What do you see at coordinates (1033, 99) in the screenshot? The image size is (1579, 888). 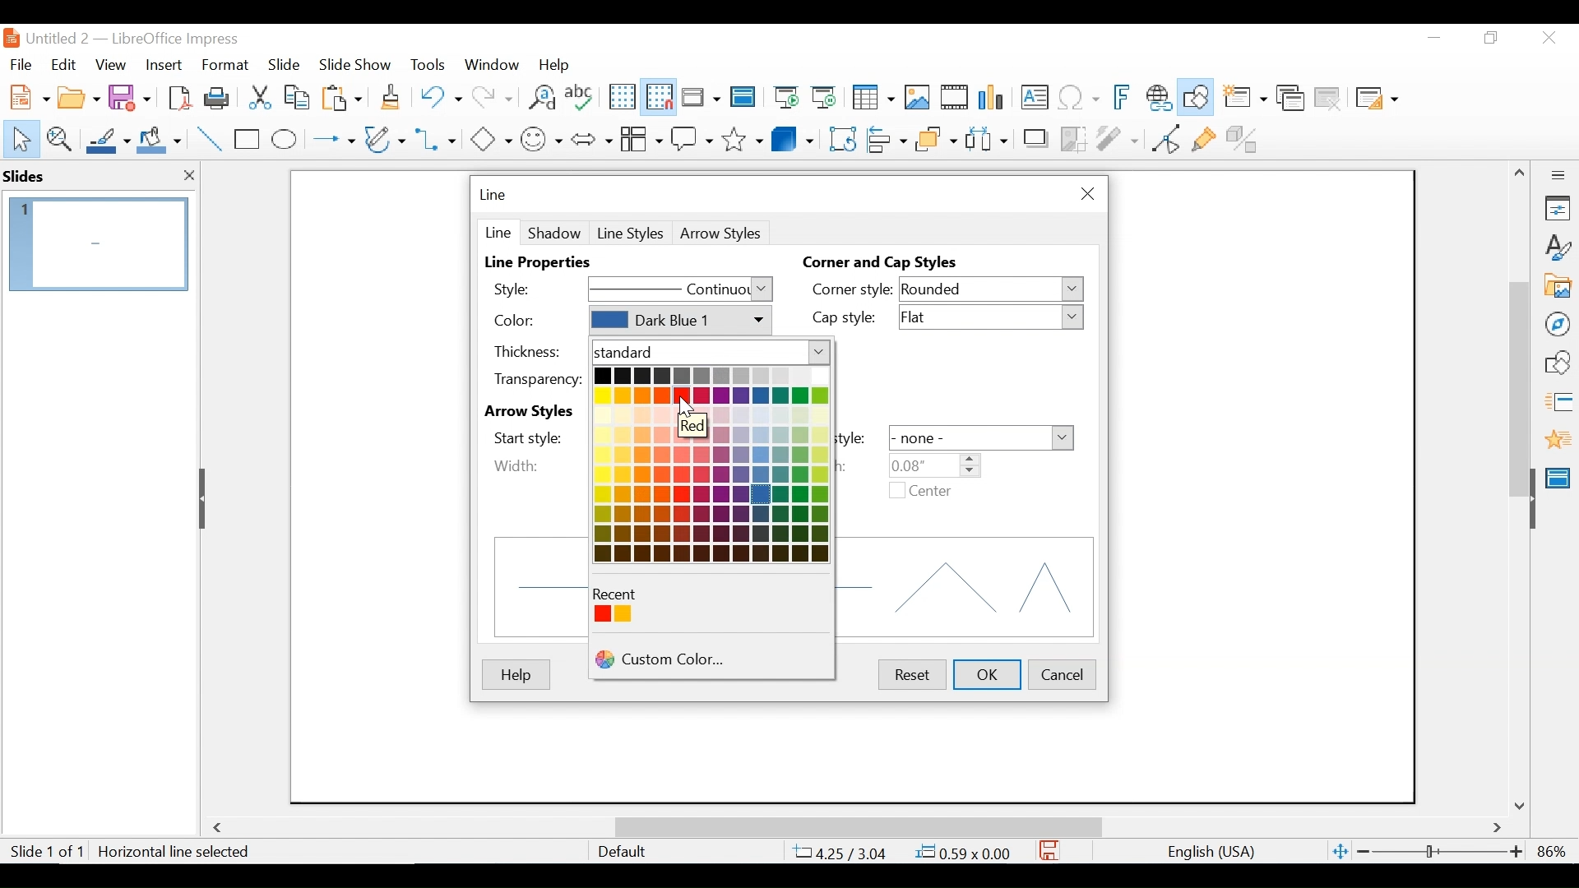 I see `Insert Textbox` at bounding box center [1033, 99].